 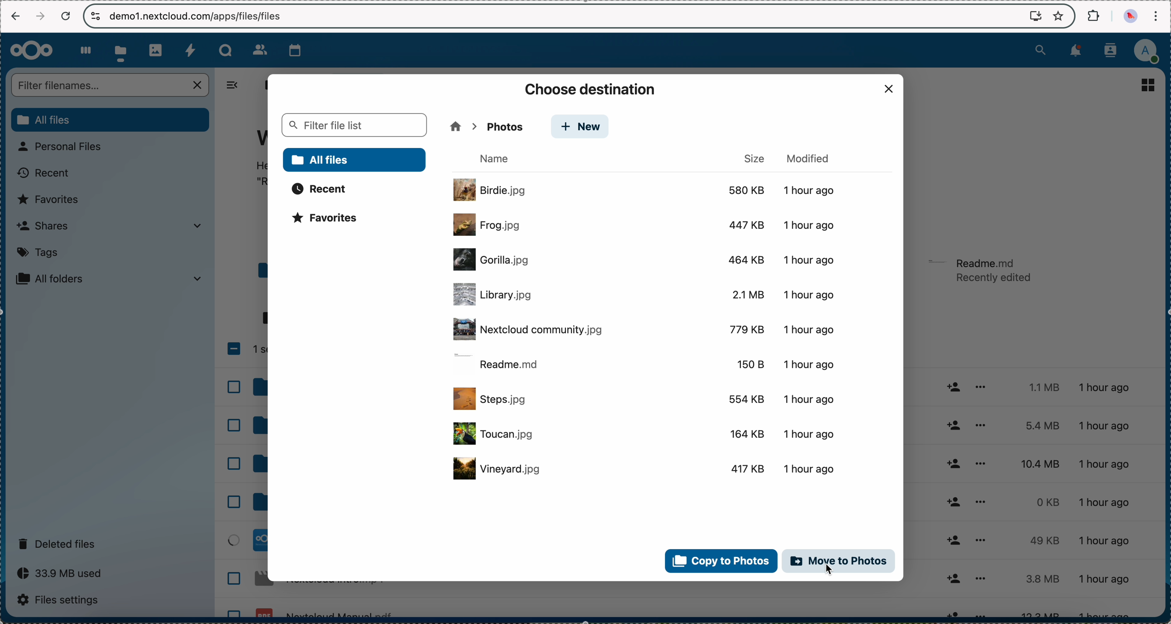 I want to click on Nextcloud logo, so click(x=30, y=50).